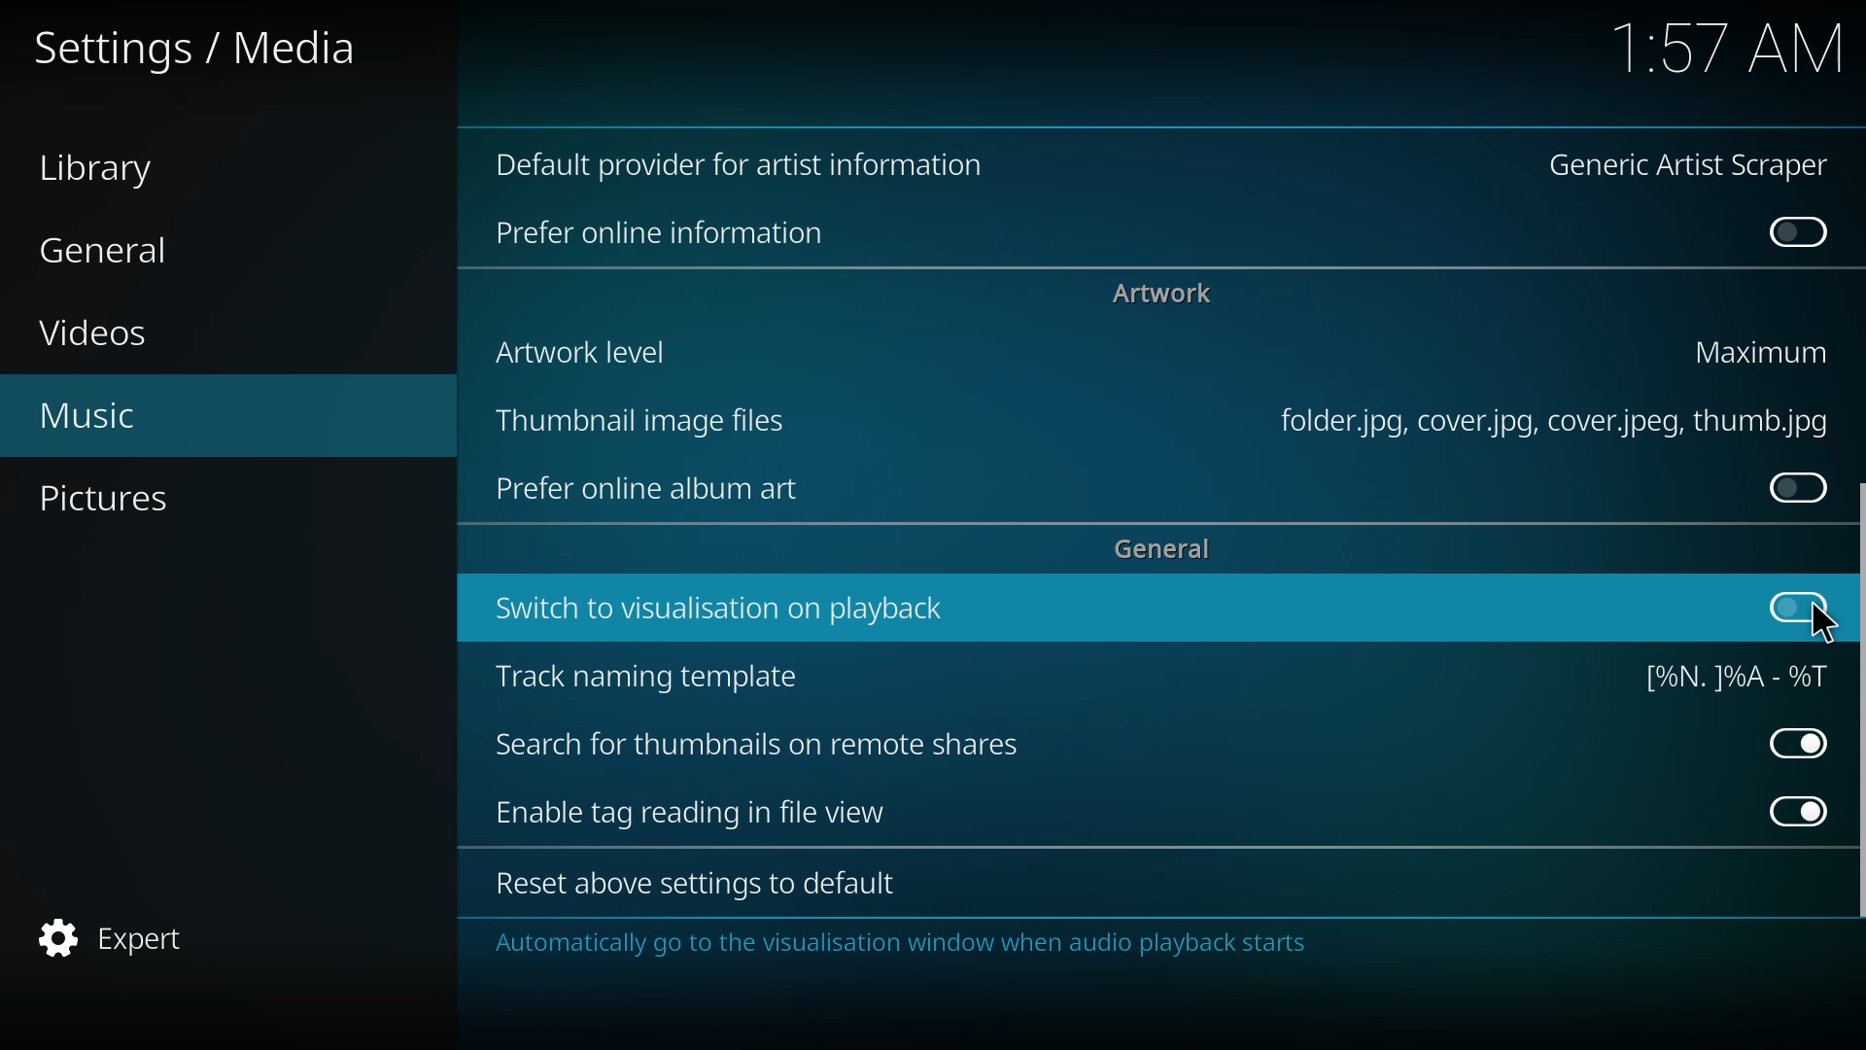  I want to click on template, so click(1729, 675).